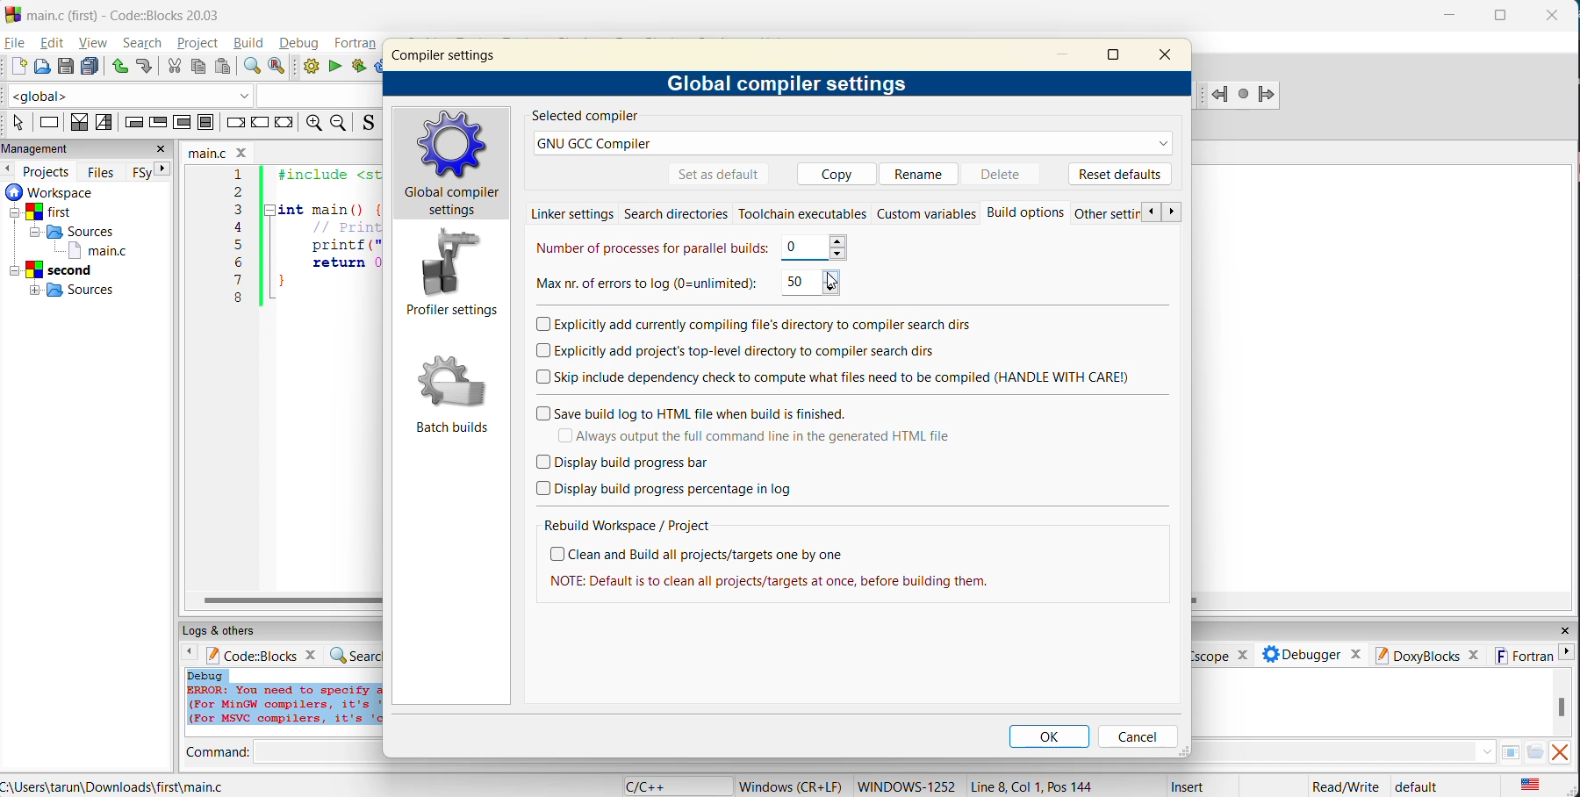  What do you see at coordinates (921, 175) in the screenshot?
I see `rename` at bounding box center [921, 175].